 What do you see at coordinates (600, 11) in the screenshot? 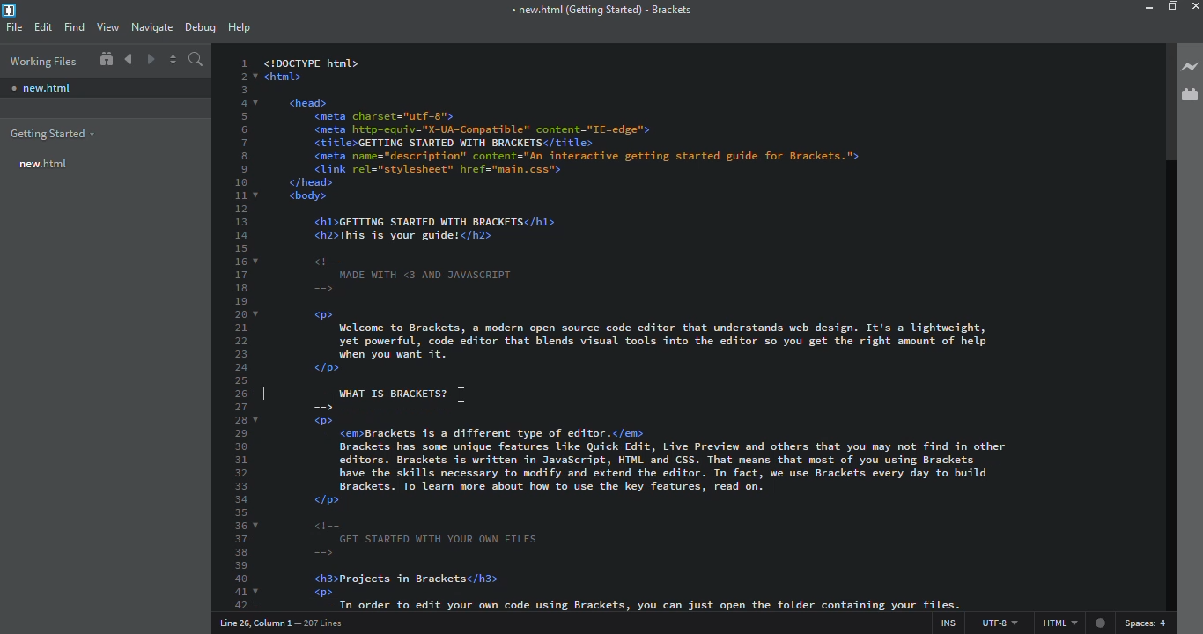
I see `brackets` at bounding box center [600, 11].